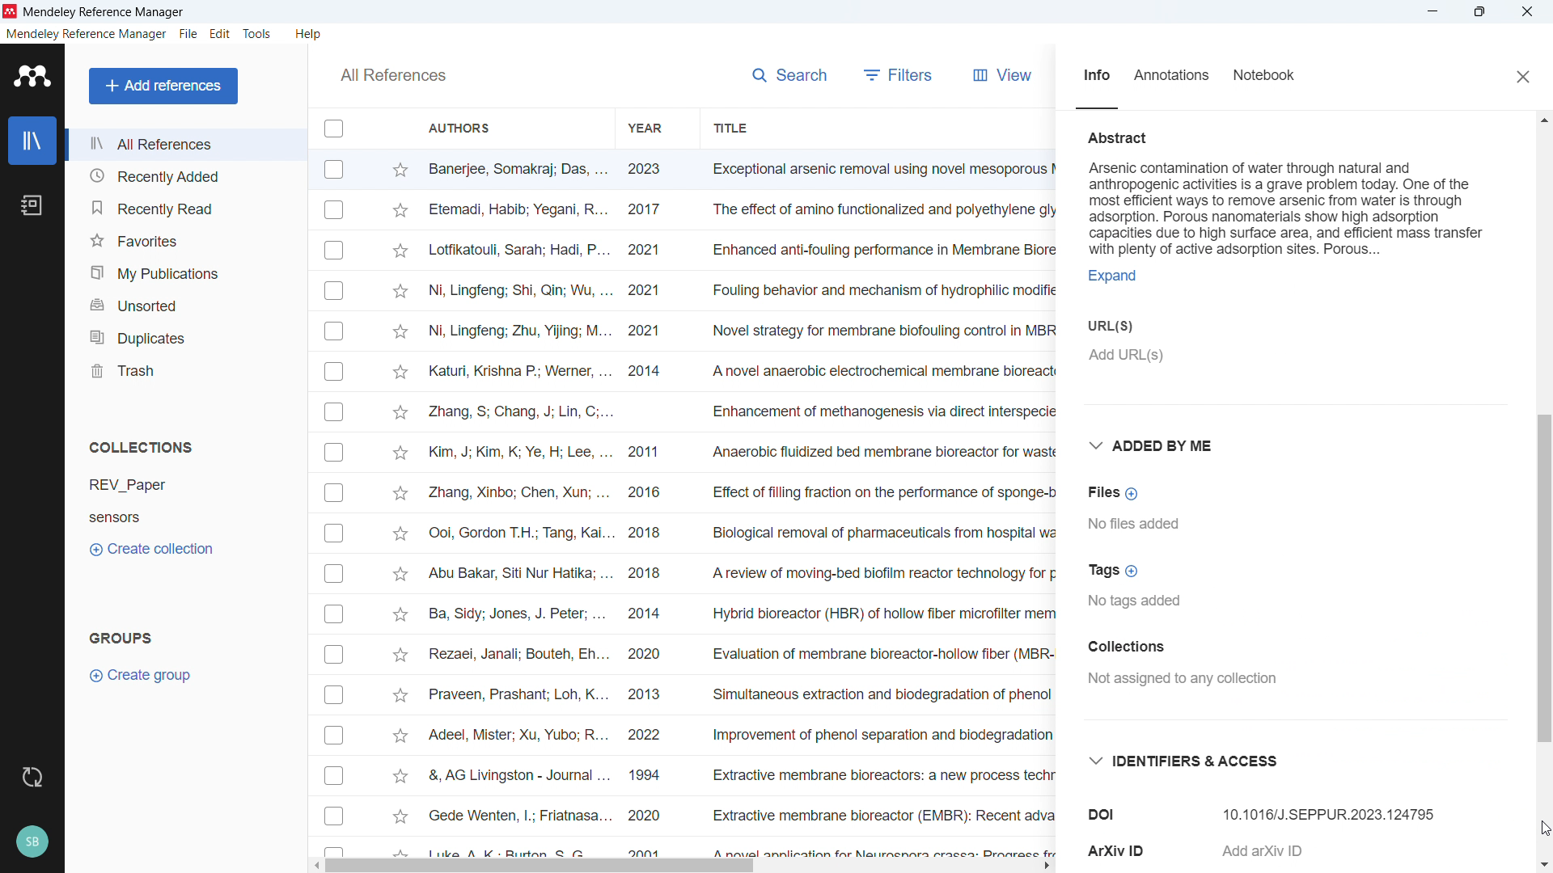 The height and width of the screenshot is (873, 1553). Describe the element at coordinates (645, 129) in the screenshot. I see `Sort by year ` at that location.